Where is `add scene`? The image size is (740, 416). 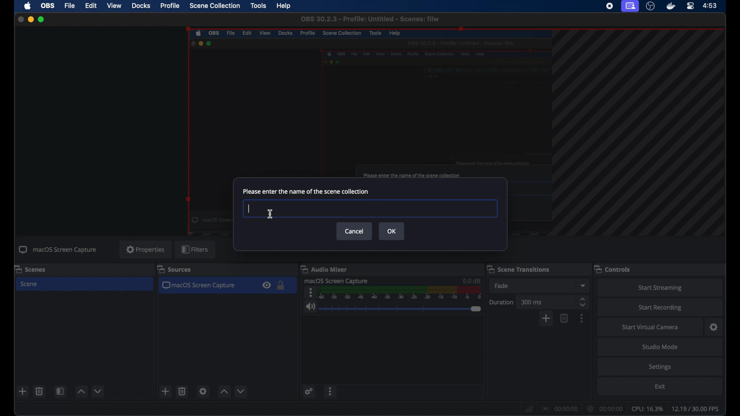 add scene is located at coordinates (165, 391).